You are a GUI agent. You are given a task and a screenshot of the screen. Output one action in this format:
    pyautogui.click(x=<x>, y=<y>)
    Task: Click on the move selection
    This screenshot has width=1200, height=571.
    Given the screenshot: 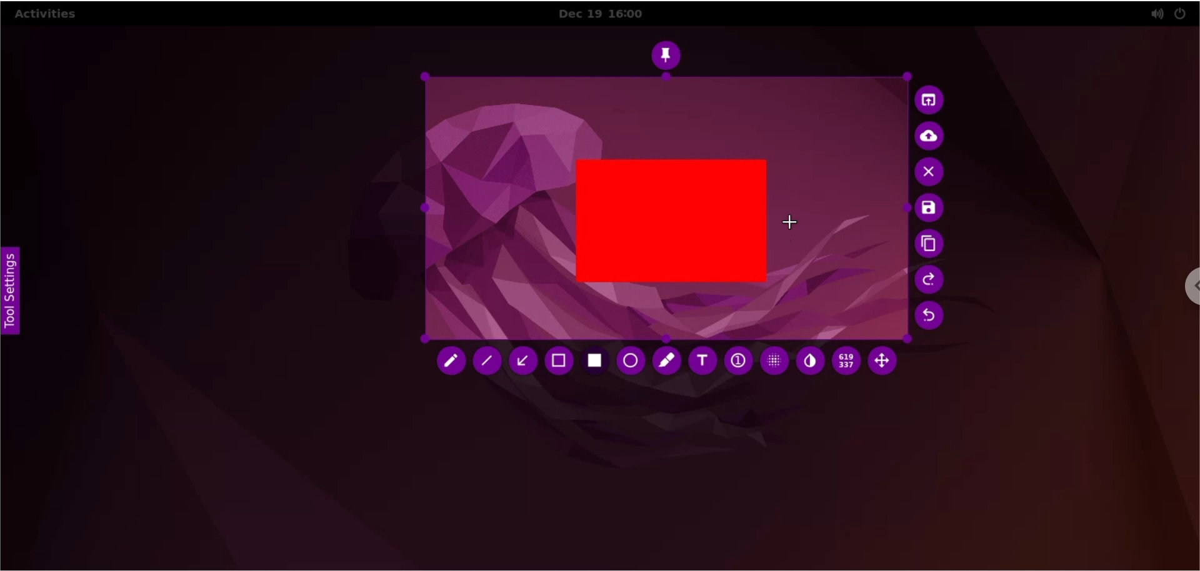 What is the action you would take?
    pyautogui.click(x=886, y=363)
    